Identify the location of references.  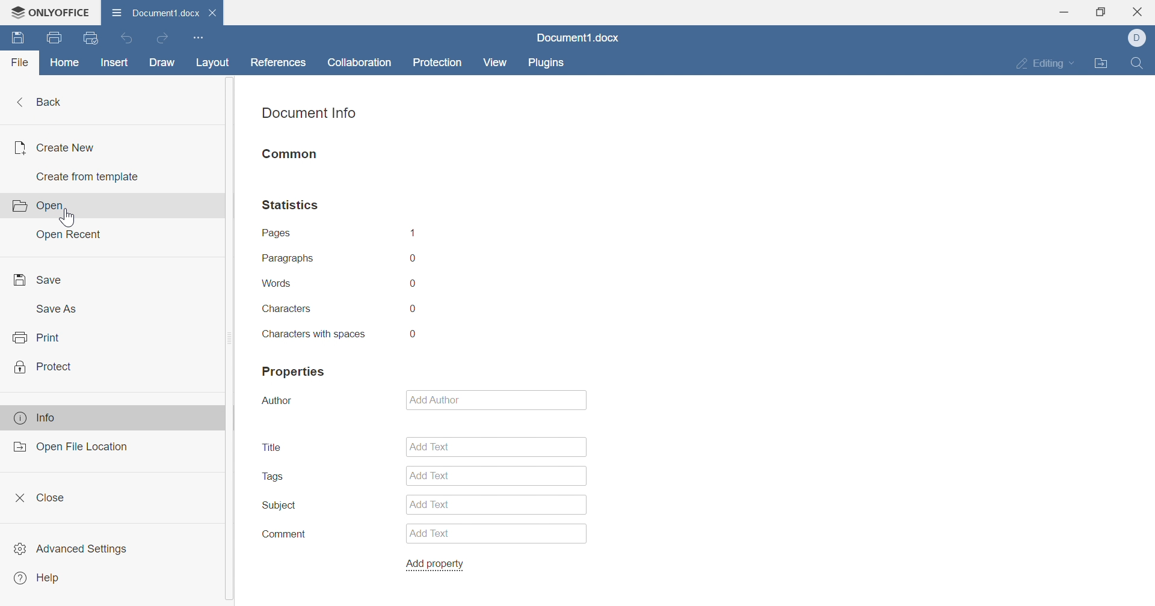
(277, 62).